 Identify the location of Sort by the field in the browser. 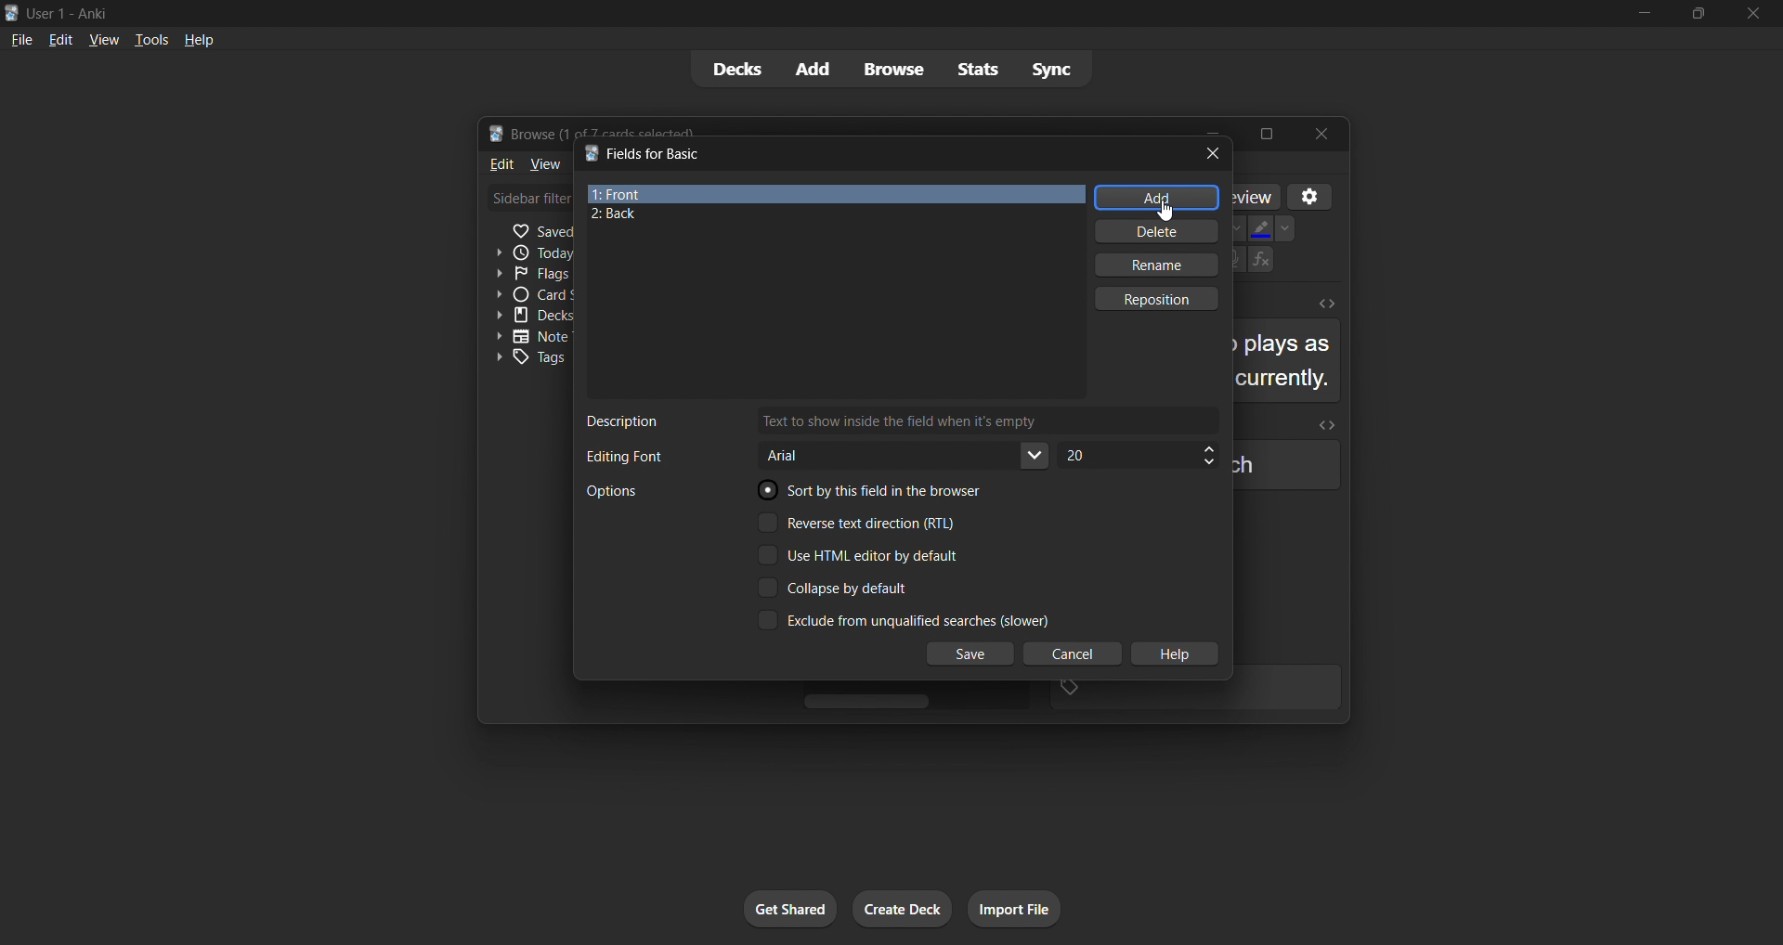
(871, 493).